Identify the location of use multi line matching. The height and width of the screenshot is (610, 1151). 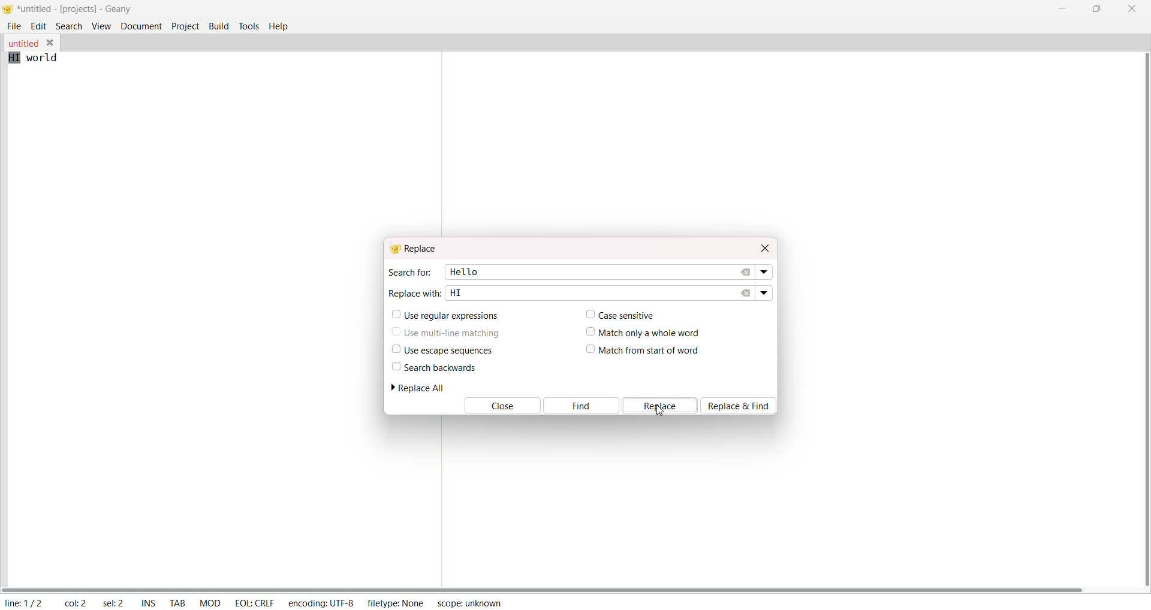
(447, 331).